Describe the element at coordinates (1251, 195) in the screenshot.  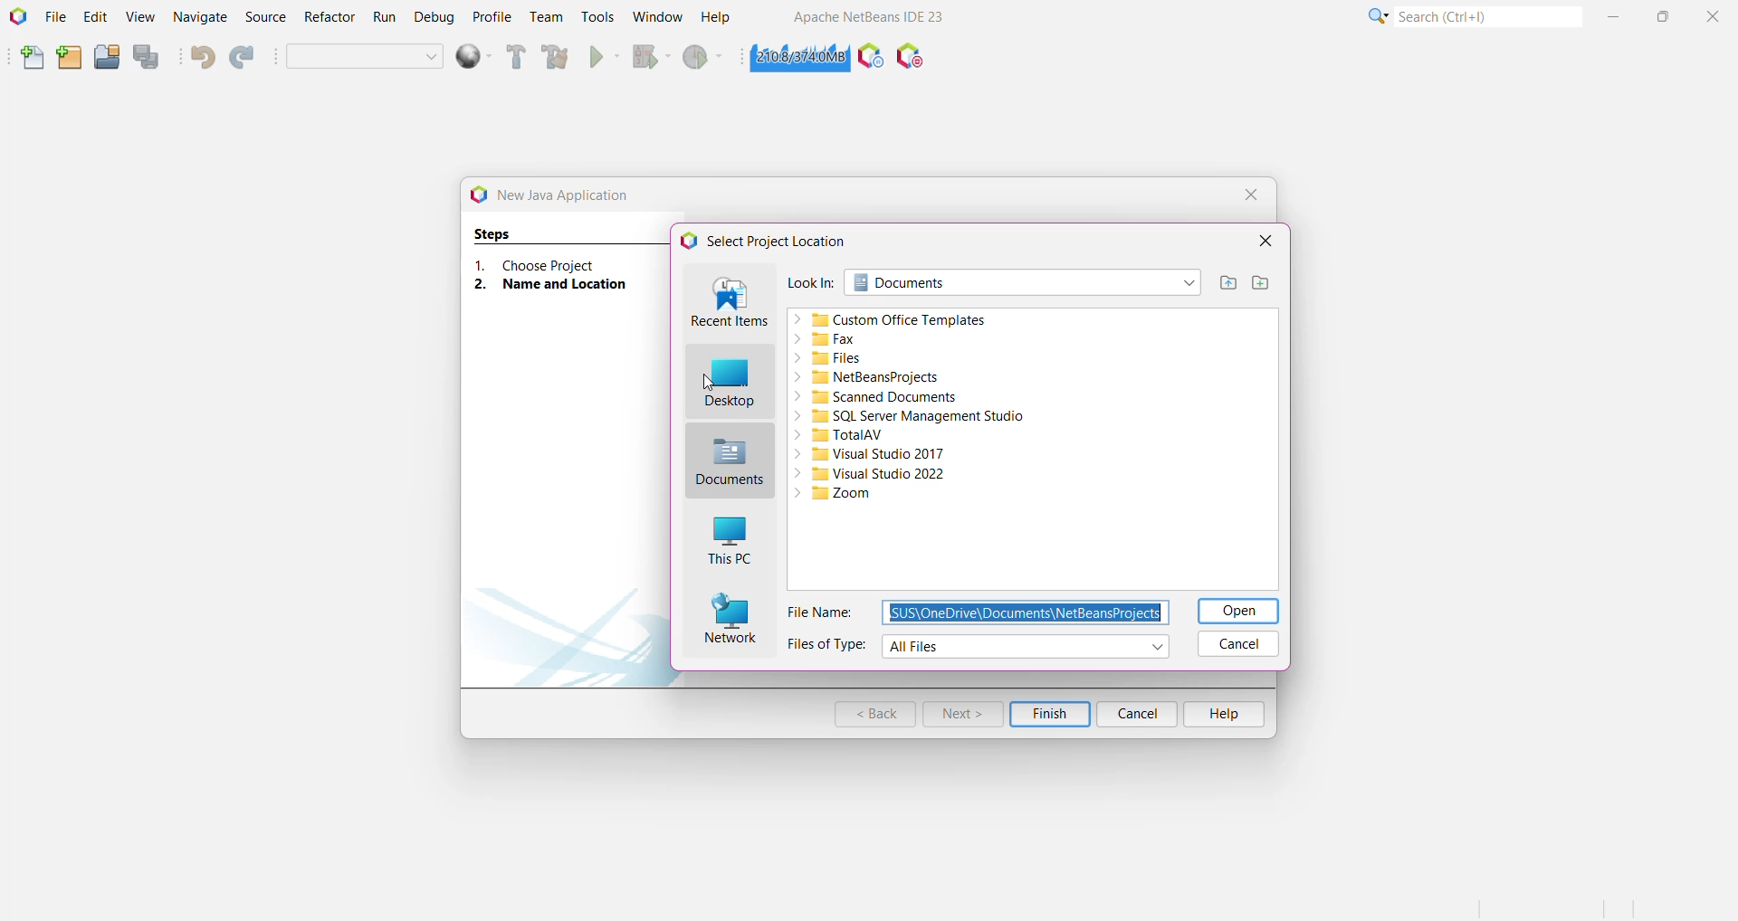
I see `Close` at that location.